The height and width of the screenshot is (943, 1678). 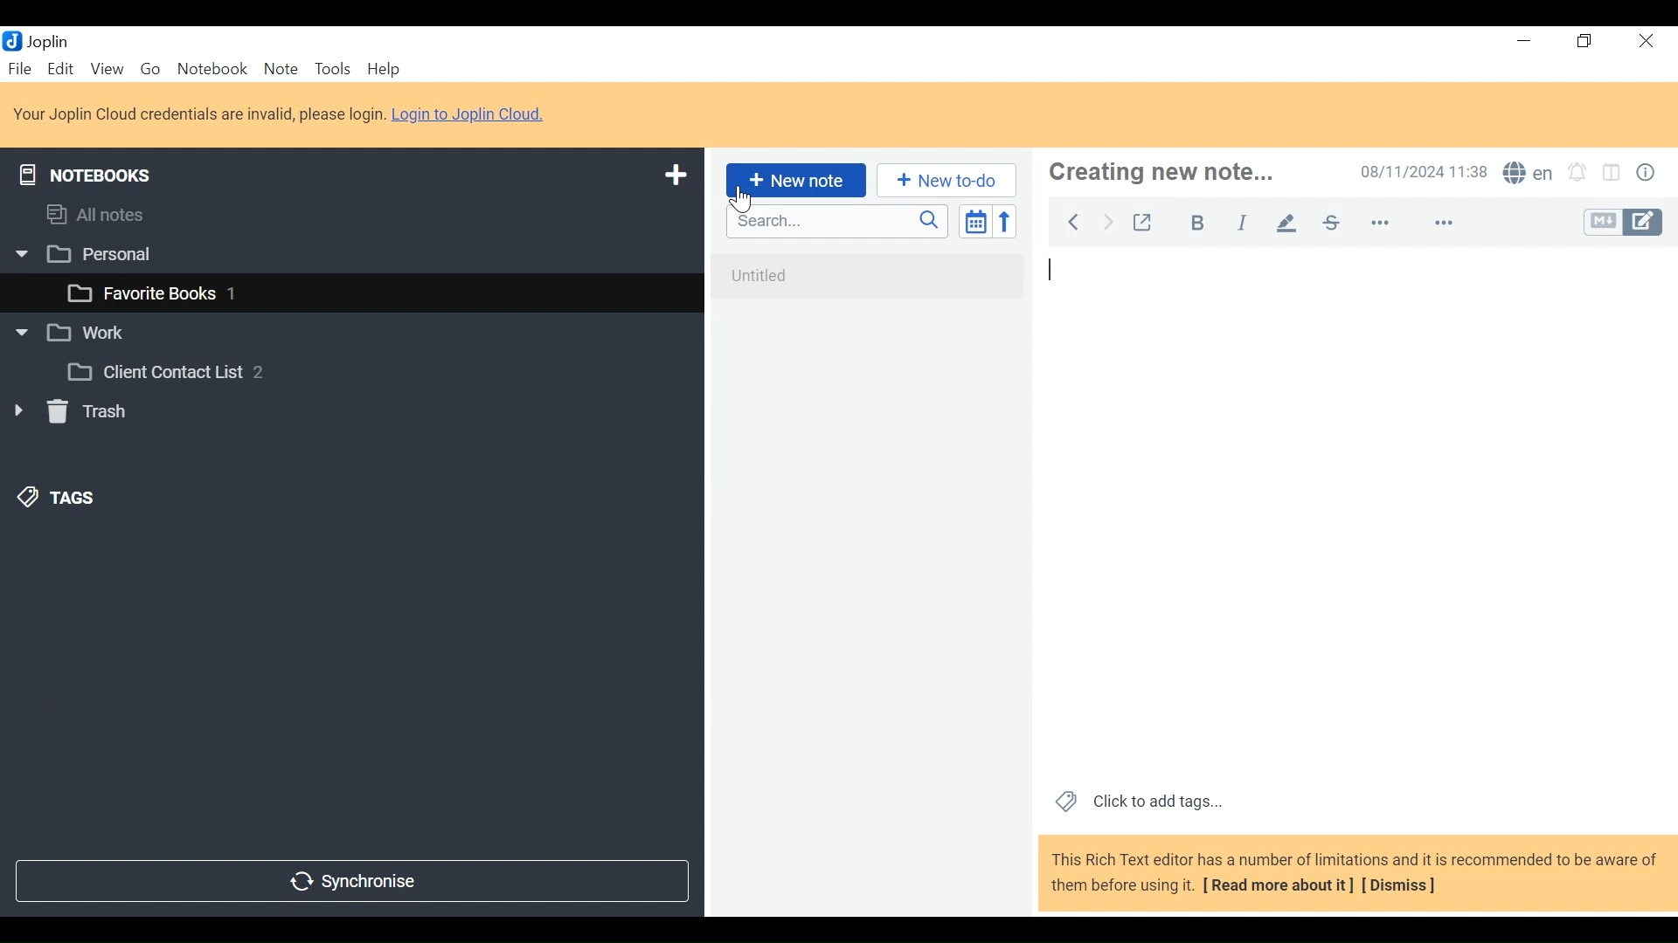 I want to click on Highlight, so click(x=1286, y=224).